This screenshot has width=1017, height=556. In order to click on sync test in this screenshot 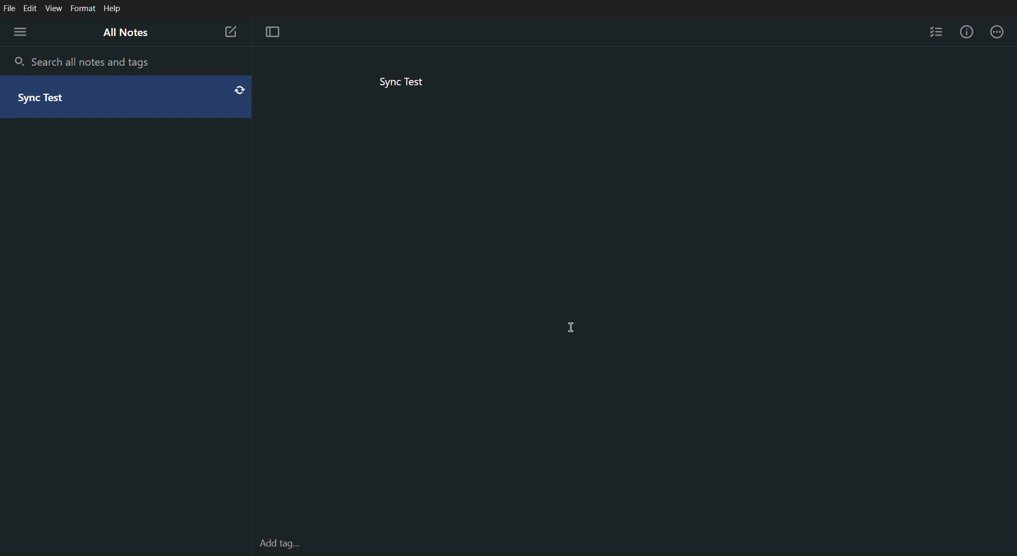, I will do `click(52, 99)`.